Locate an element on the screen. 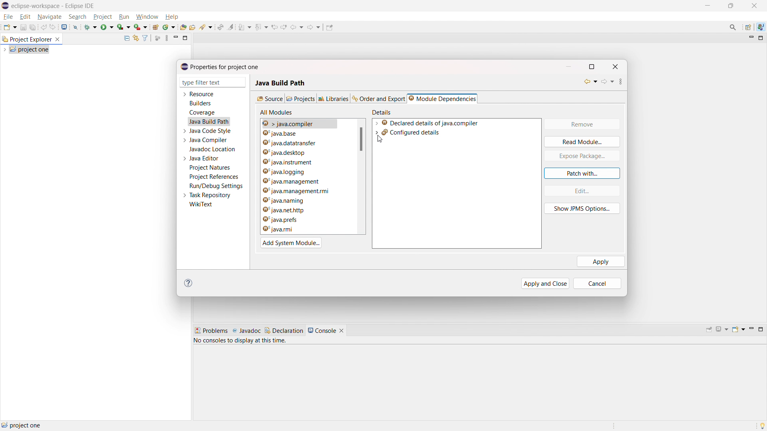 The image size is (767, 431). close project explorer is located at coordinates (58, 40).